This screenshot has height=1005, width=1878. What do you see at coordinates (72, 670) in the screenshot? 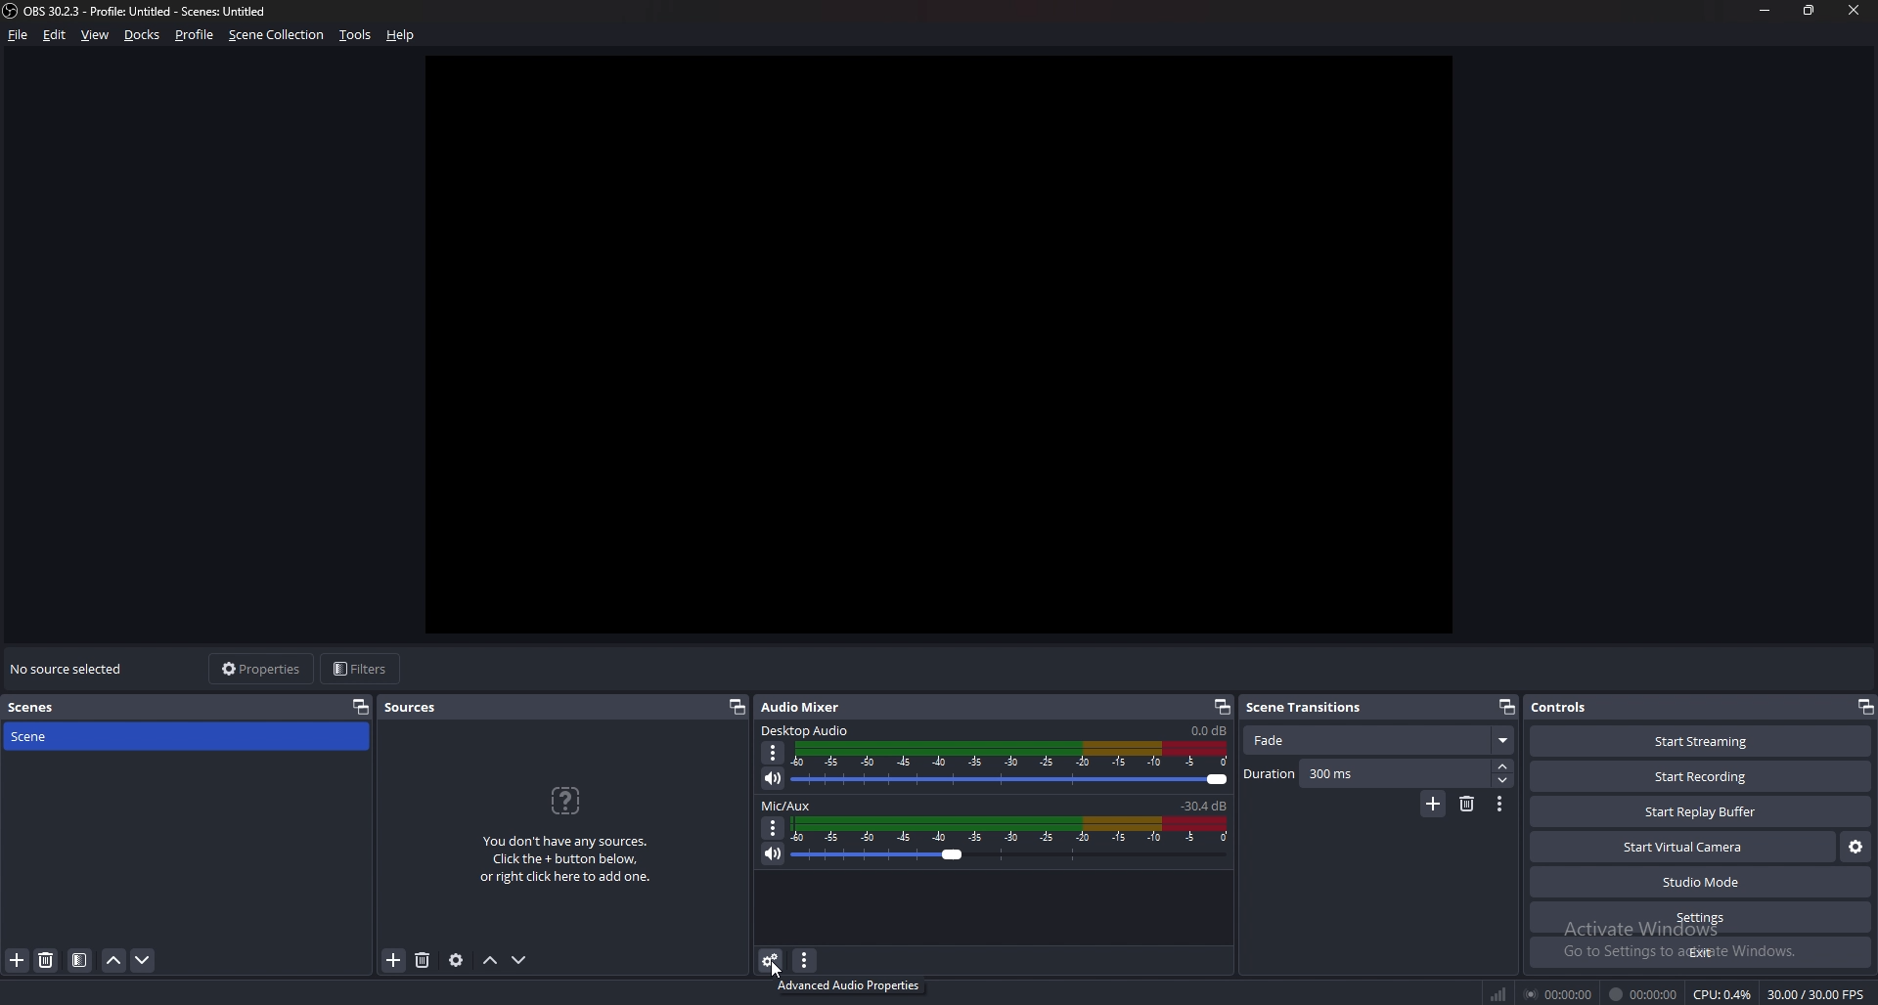
I see `no source selected` at bounding box center [72, 670].